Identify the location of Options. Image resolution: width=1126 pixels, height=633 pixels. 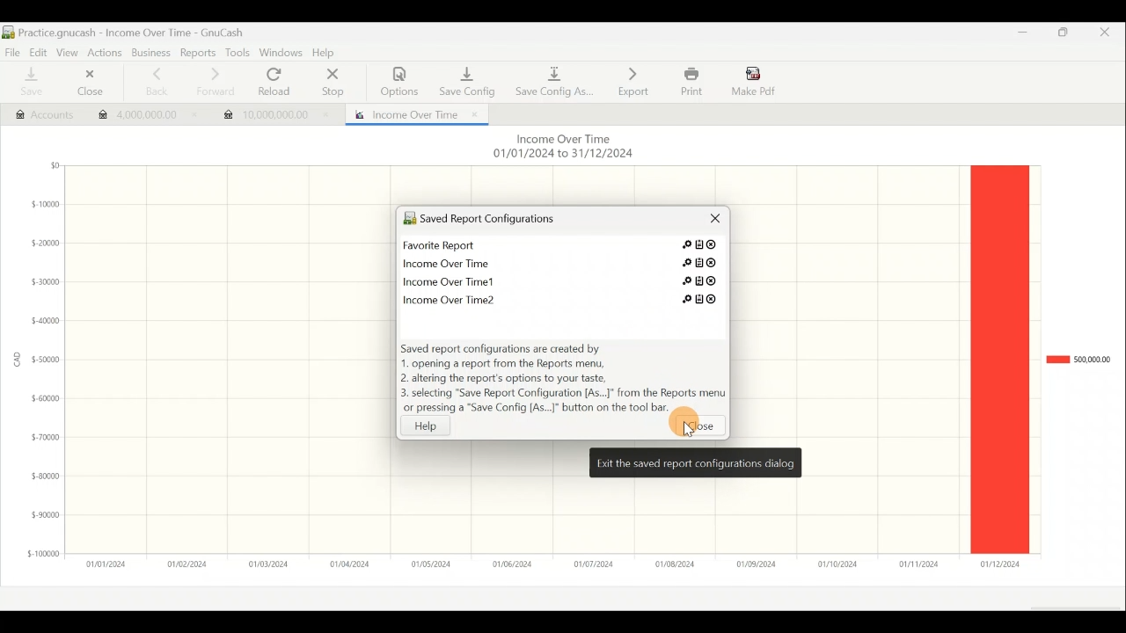
(400, 82).